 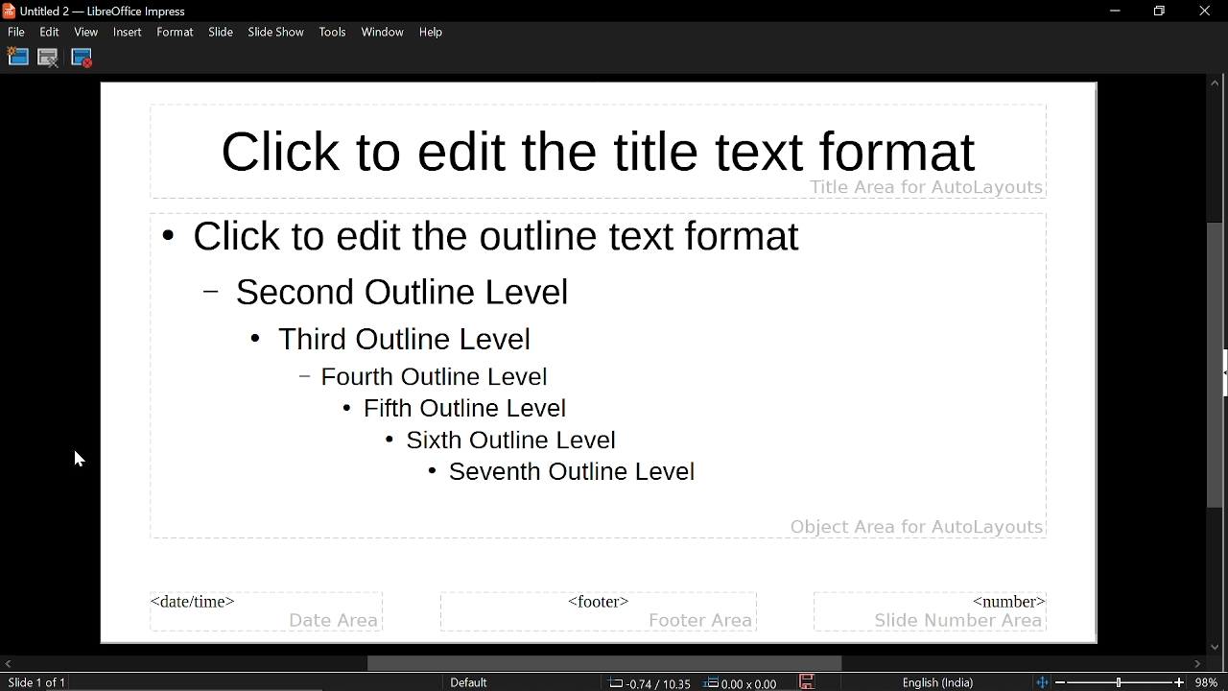 I want to click on Format, so click(x=175, y=34).